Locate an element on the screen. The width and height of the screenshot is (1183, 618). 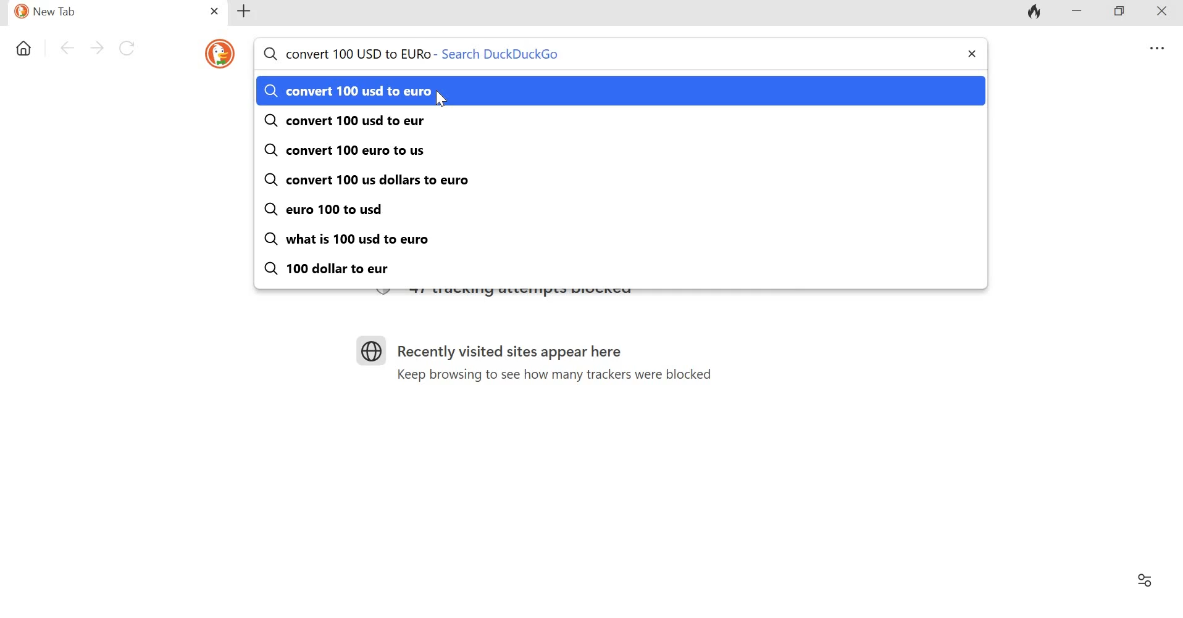
close tab is located at coordinates (212, 10).